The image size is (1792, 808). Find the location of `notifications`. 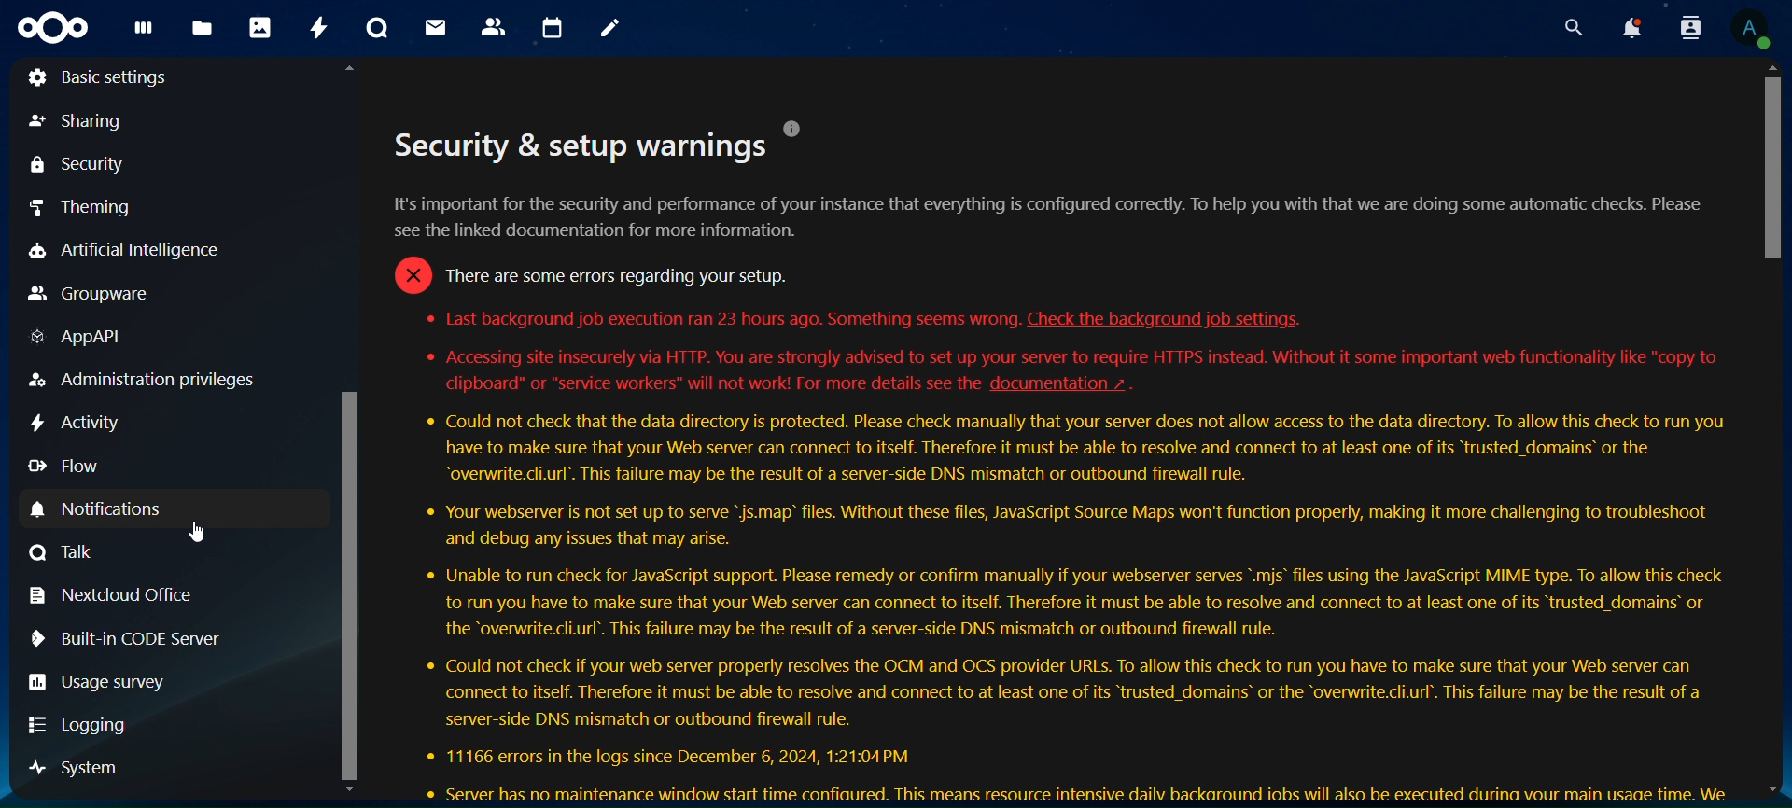

notifications is located at coordinates (131, 508).